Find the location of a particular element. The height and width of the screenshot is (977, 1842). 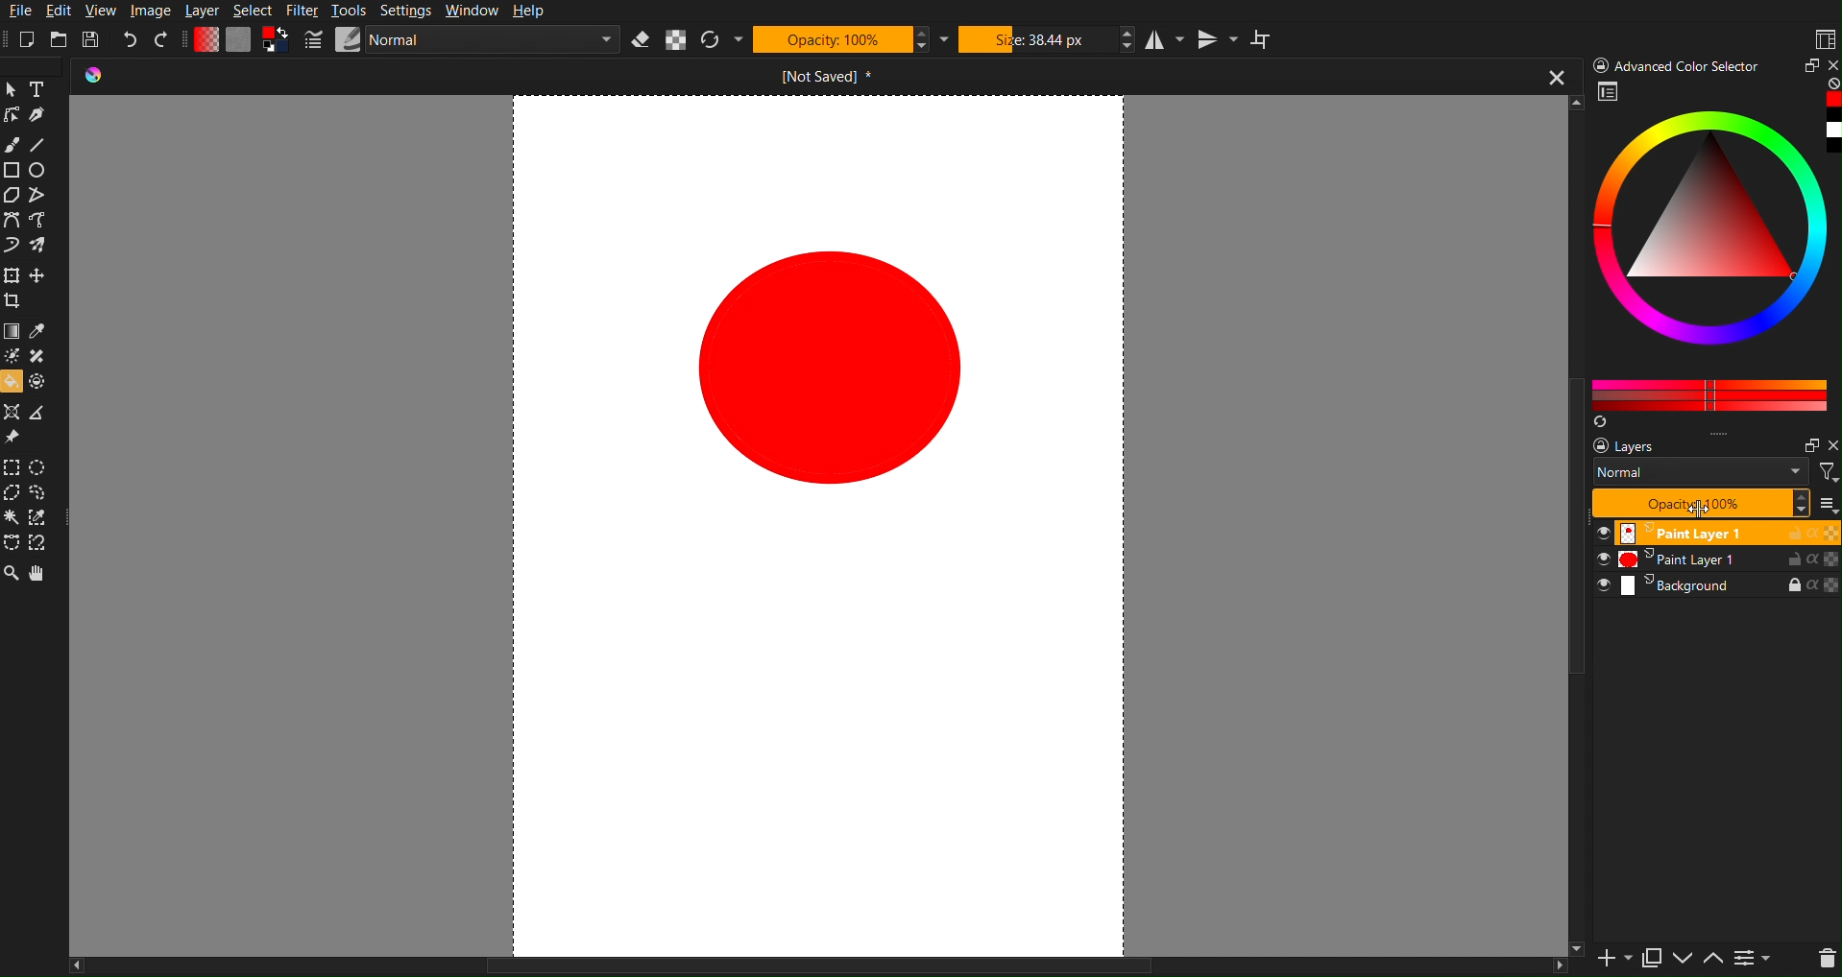

Size 38.44 is located at coordinates (1045, 40).